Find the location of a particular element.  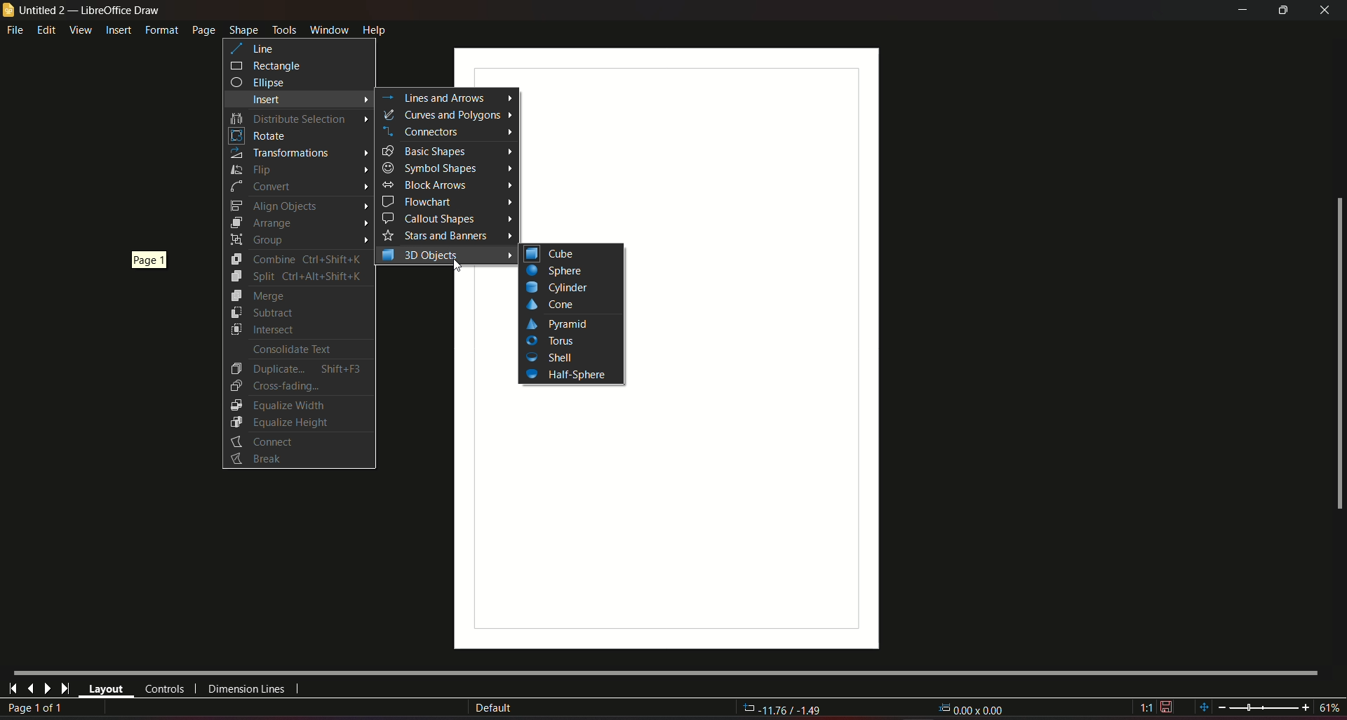

last page is located at coordinates (65, 689).